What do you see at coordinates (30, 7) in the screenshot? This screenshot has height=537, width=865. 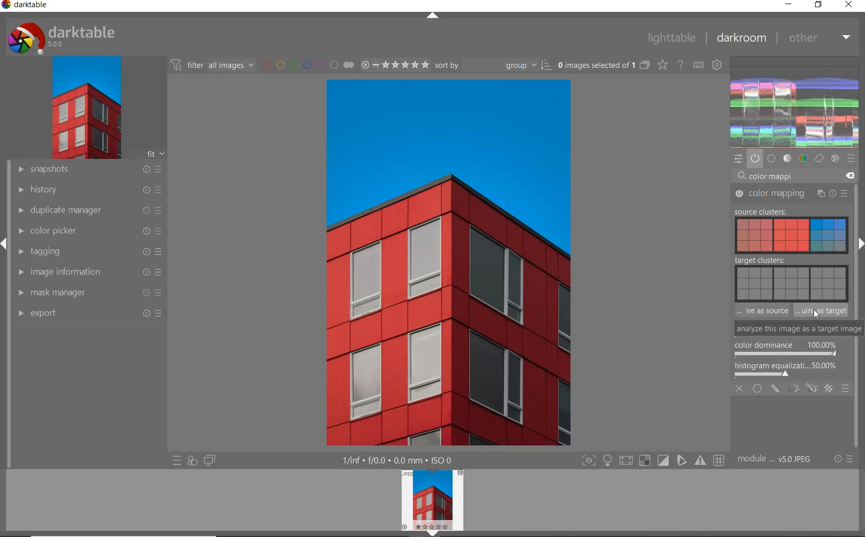 I see `darktable` at bounding box center [30, 7].